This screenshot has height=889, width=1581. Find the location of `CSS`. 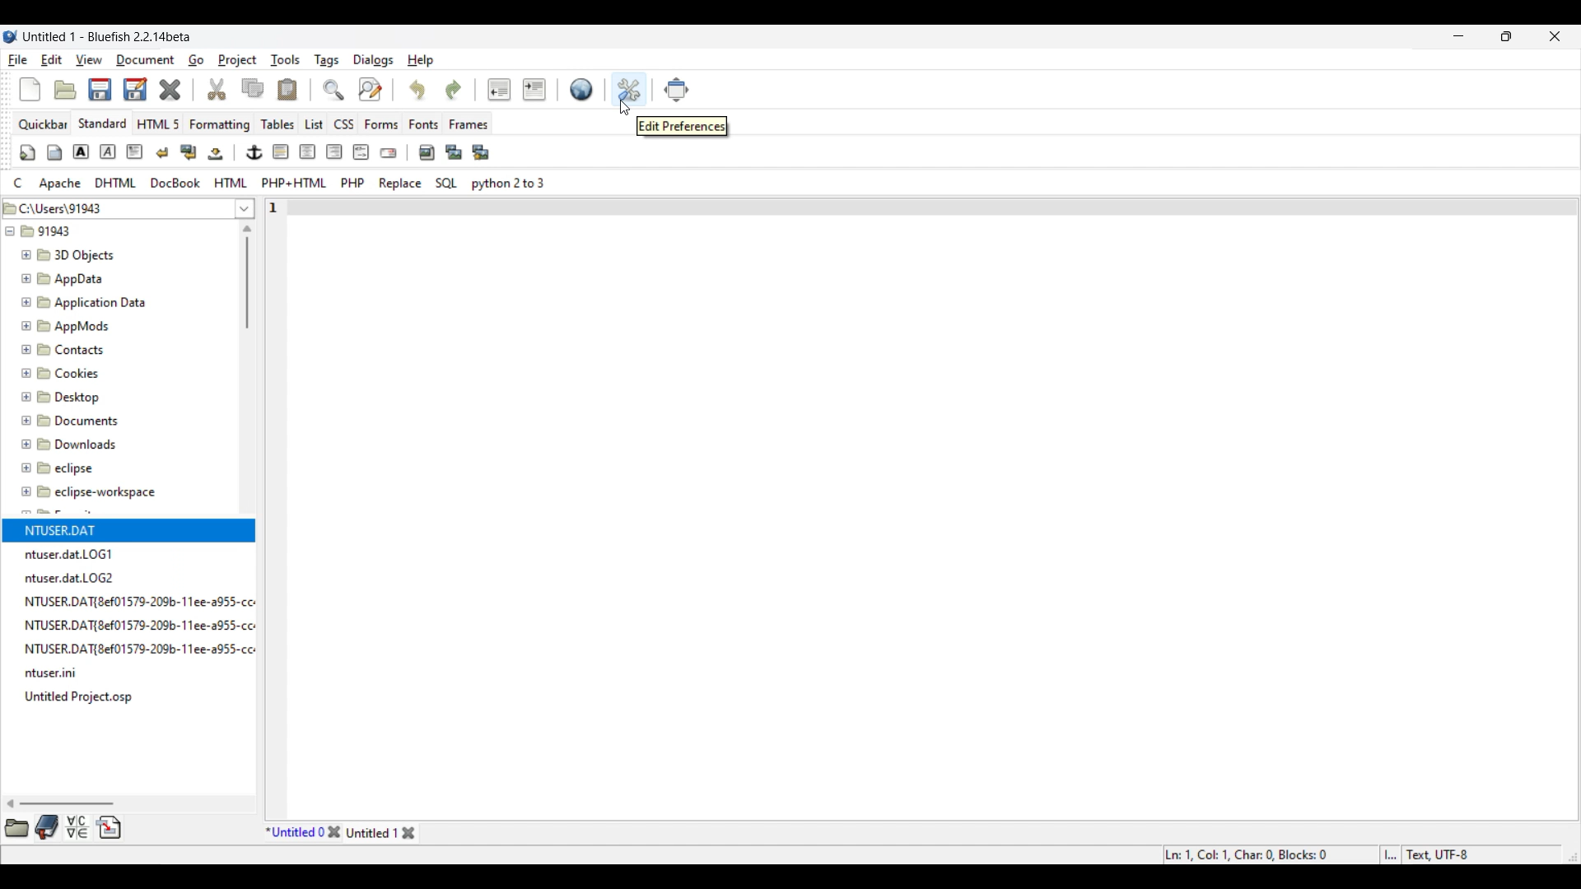

CSS is located at coordinates (345, 123).